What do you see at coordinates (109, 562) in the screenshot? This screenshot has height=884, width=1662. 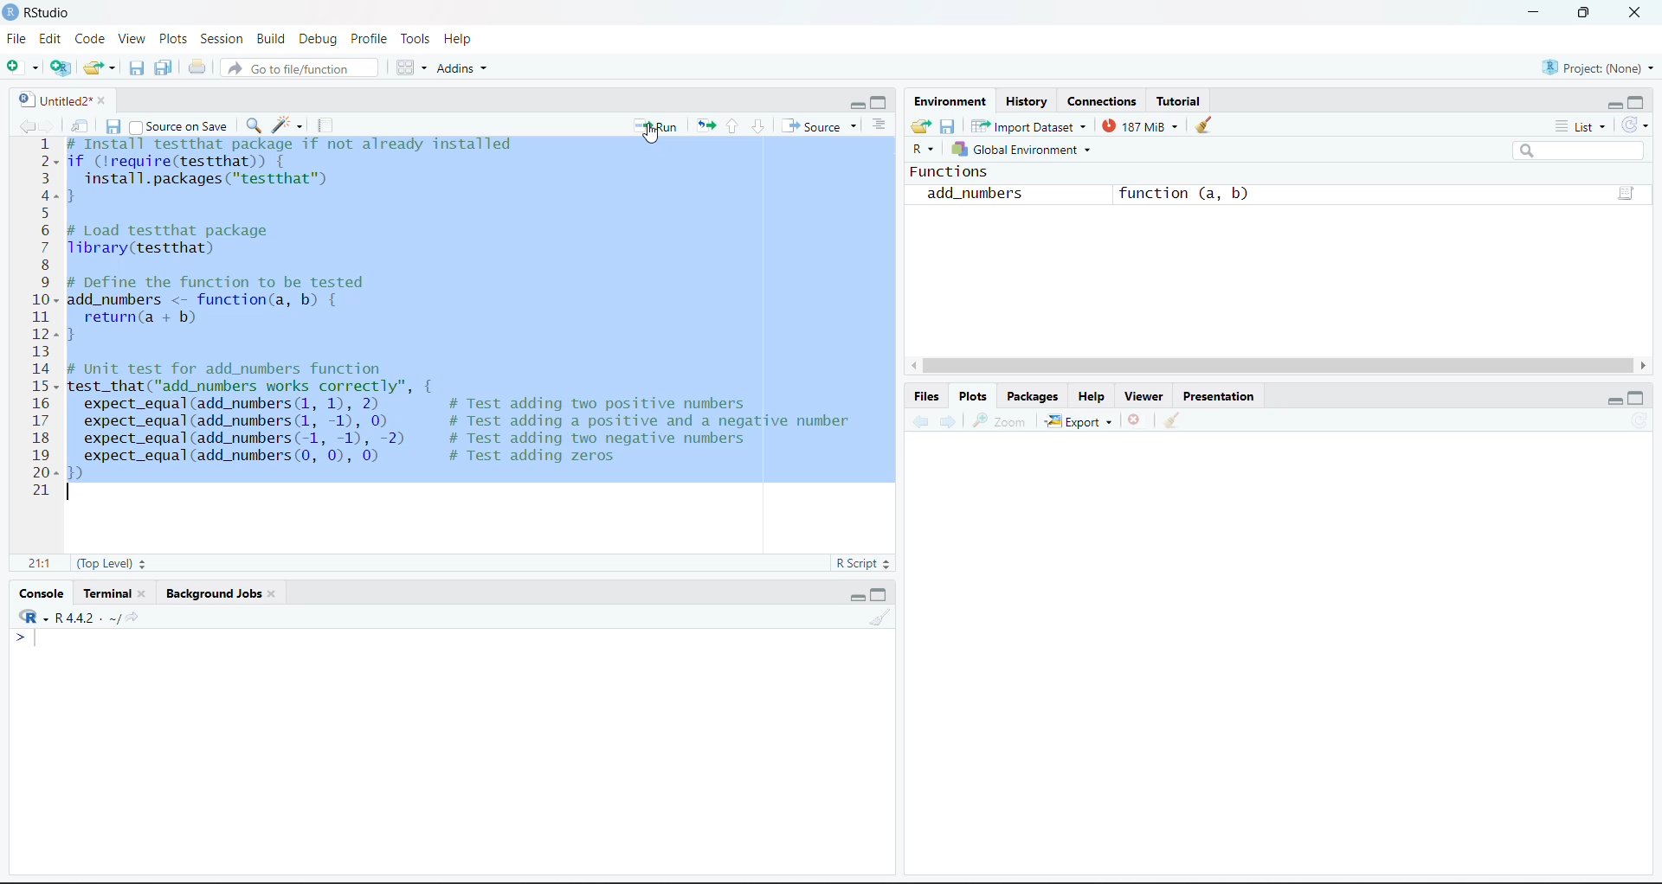 I see `(Top Level)` at bounding box center [109, 562].